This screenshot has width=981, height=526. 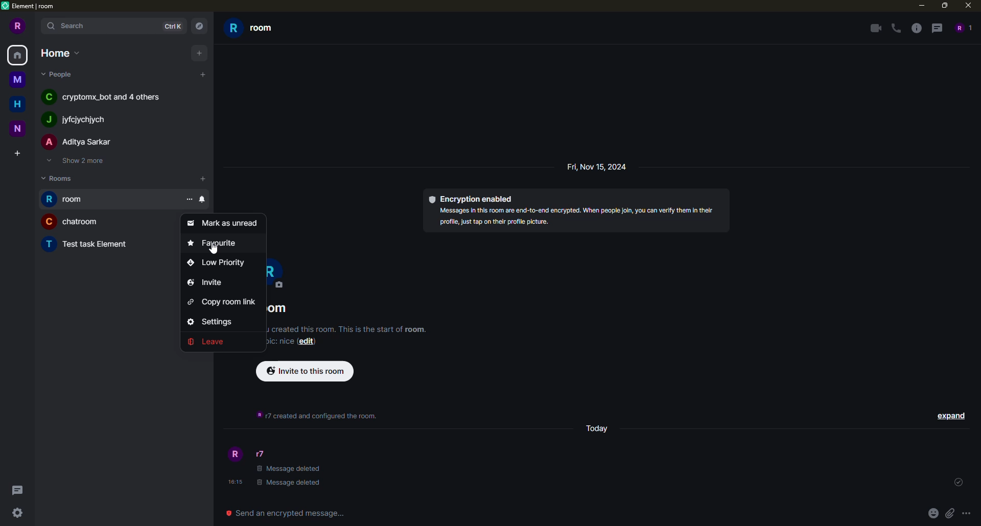 What do you see at coordinates (69, 223) in the screenshot?
I see `C chatroom` at bounding box center [69, 223].